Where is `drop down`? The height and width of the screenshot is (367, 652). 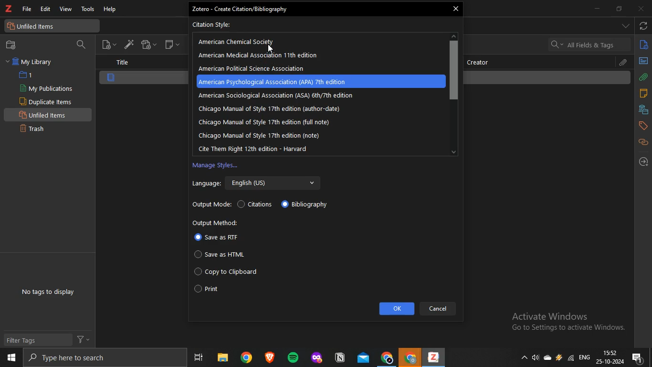 drop down is located at coordinates (626, 26).